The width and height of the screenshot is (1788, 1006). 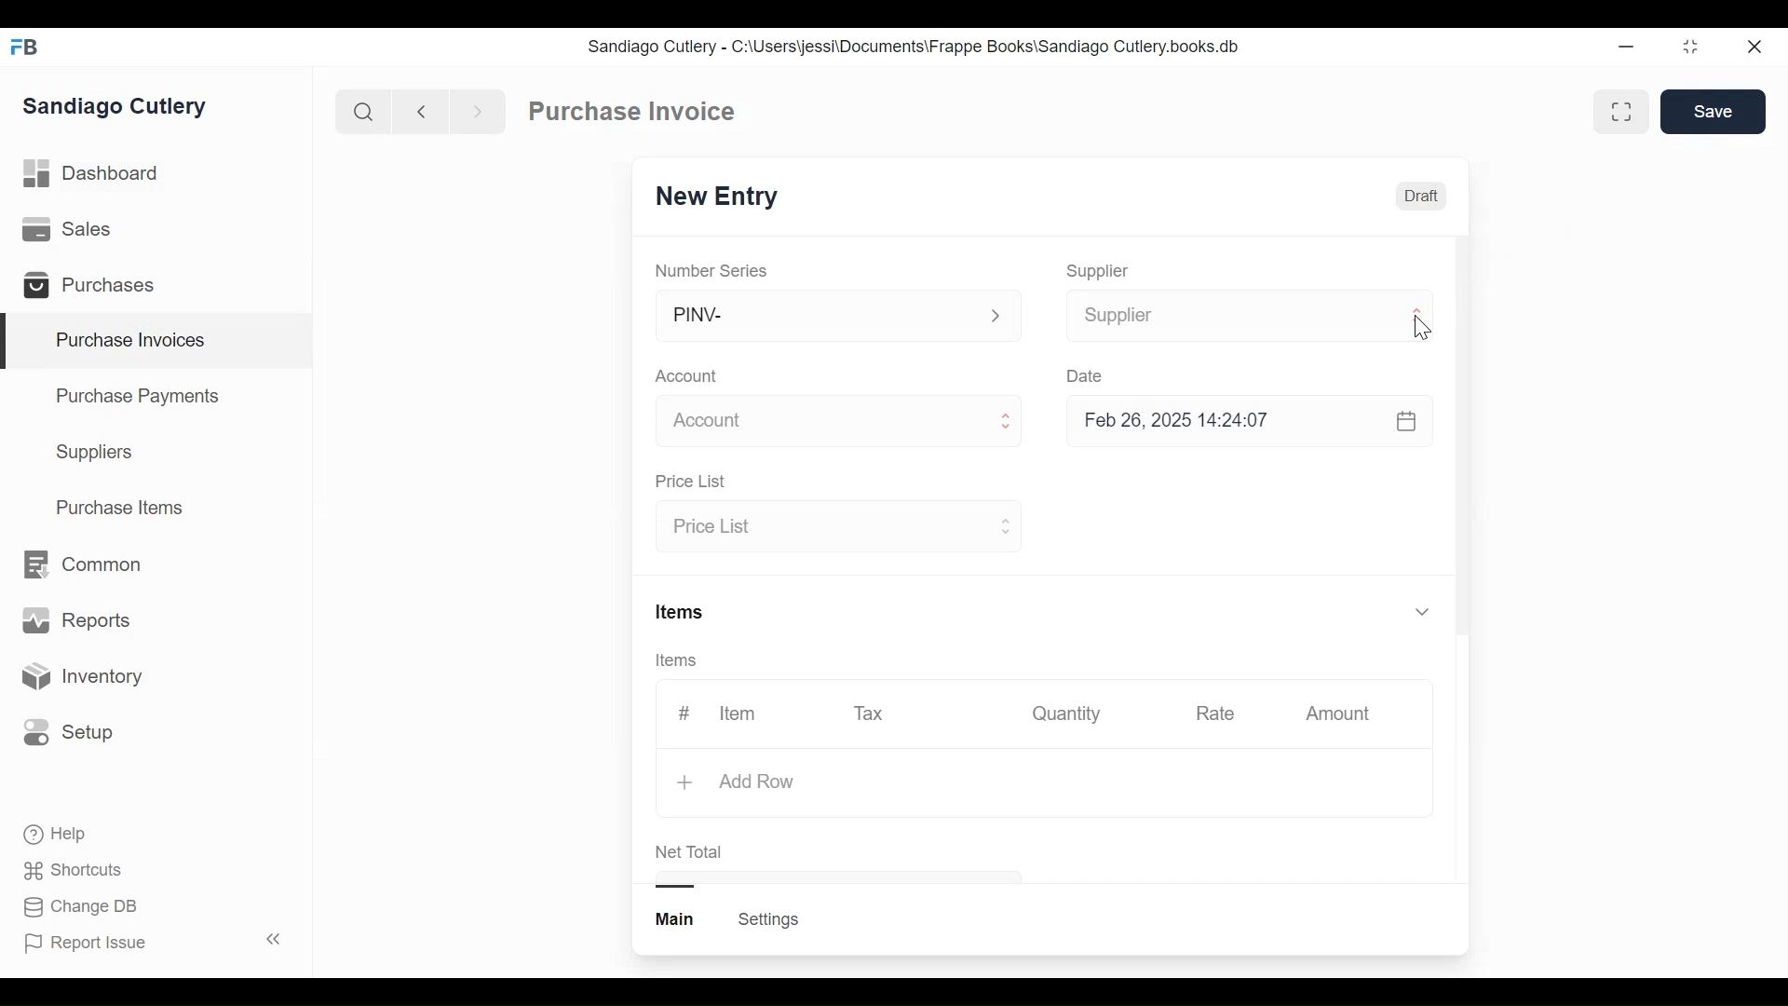 I want to click on Feb 26, 2025 14:24:07, so click(x=1239, y=421).